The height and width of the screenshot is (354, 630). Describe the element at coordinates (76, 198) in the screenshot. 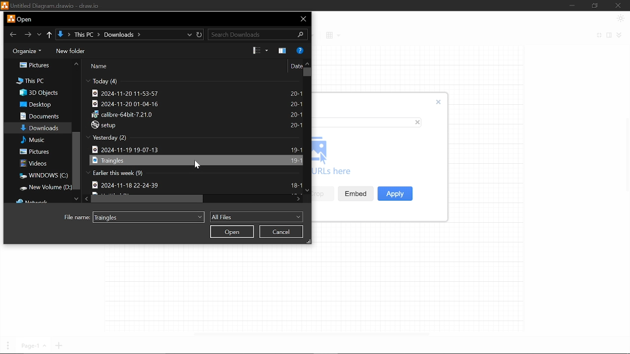

I see `Move down in folders` at that location.